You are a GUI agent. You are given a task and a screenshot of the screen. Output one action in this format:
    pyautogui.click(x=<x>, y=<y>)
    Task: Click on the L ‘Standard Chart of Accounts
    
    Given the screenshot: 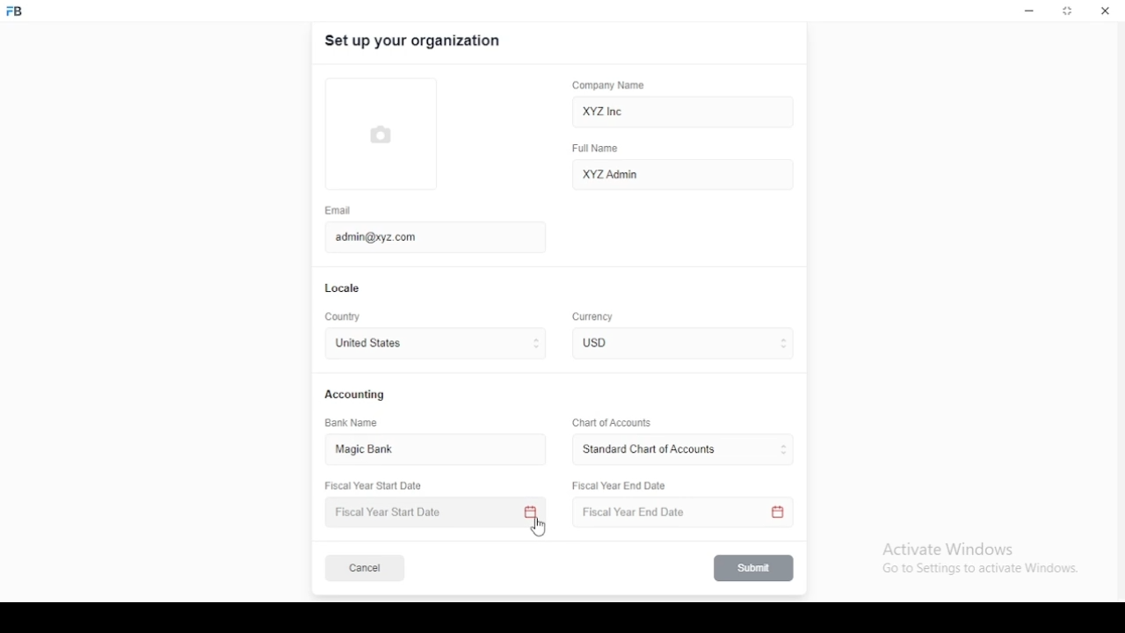 What is the action you would take?
    pyautogui.click(x=648, y=450)
    